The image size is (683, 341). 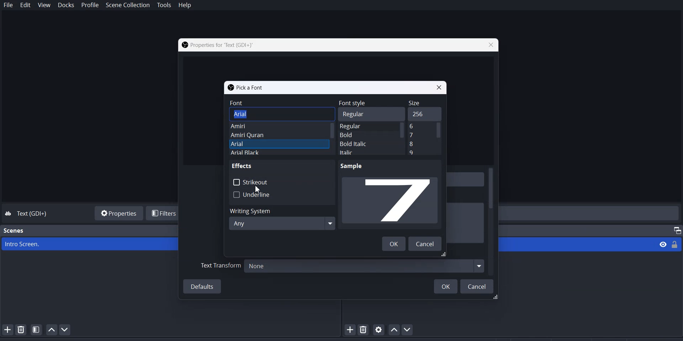 I want to click on View, so click(x=662, y=245).